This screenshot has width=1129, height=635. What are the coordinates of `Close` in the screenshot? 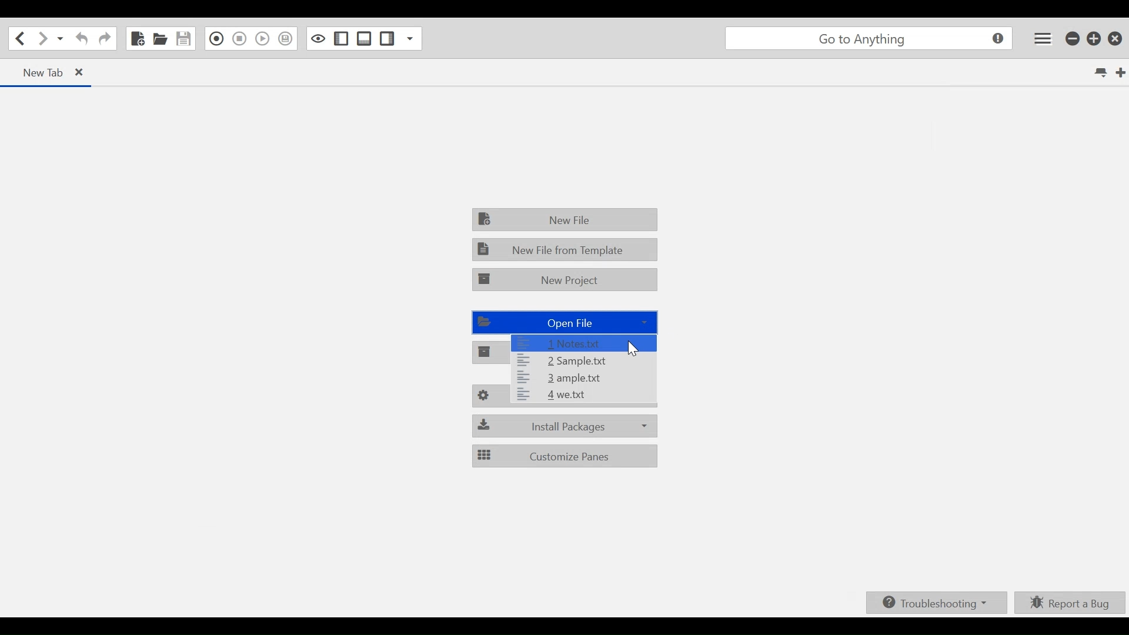 It's located at (1117, 36).